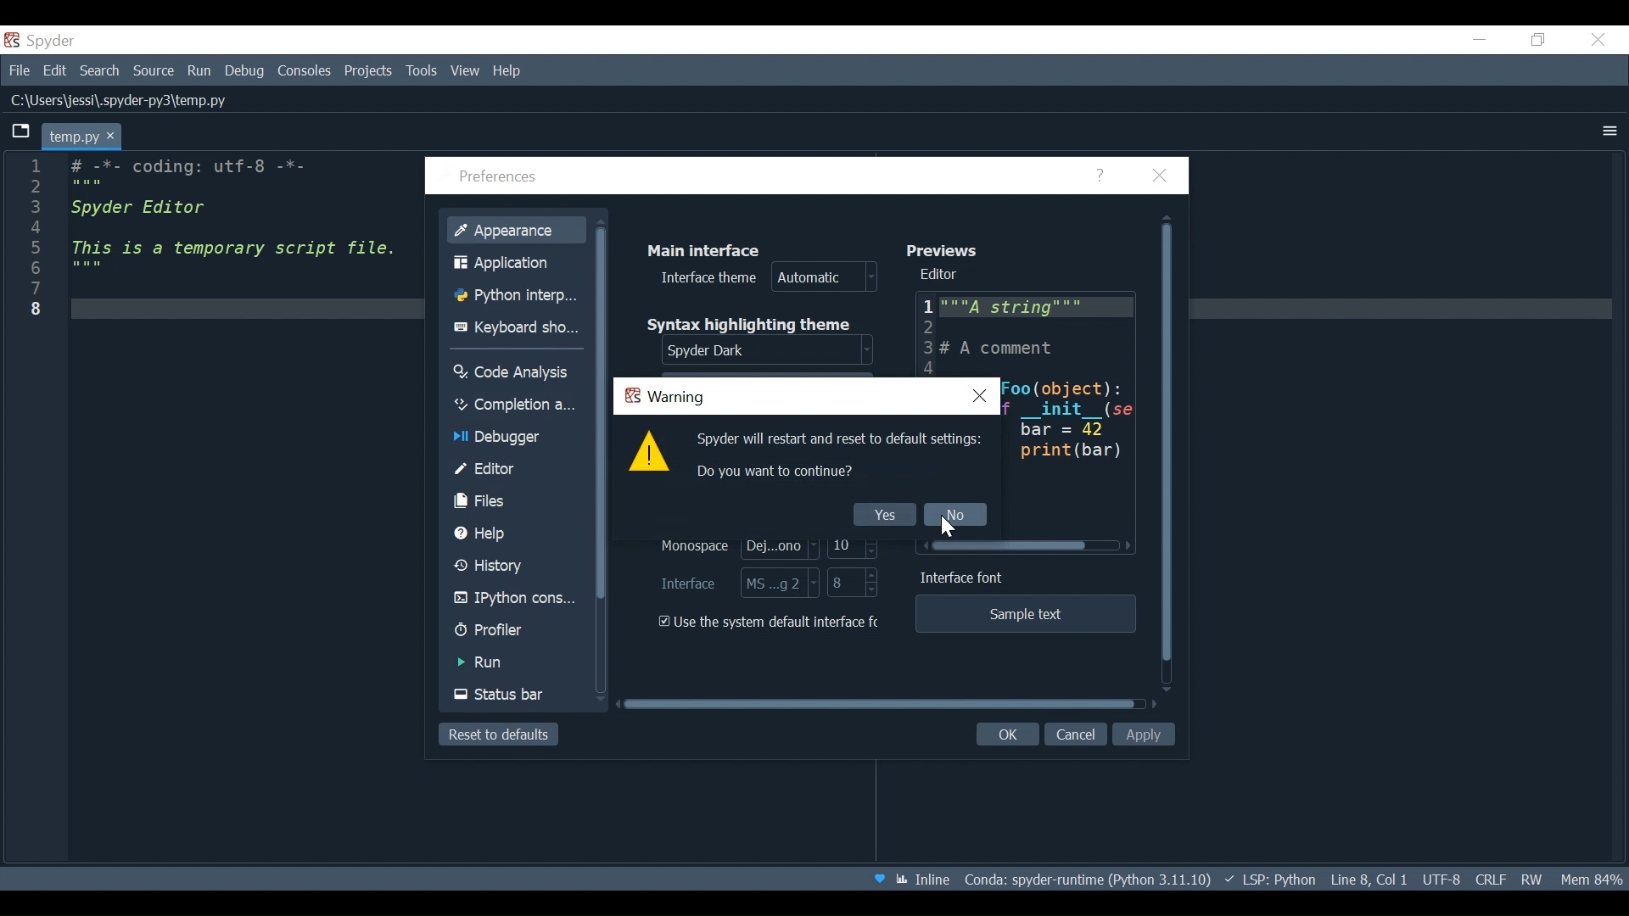 This screenshot has height=916, width=1629. Describe the element at coordinates (878, 880) in the screenshot. I see `Help Spyder` at that location.